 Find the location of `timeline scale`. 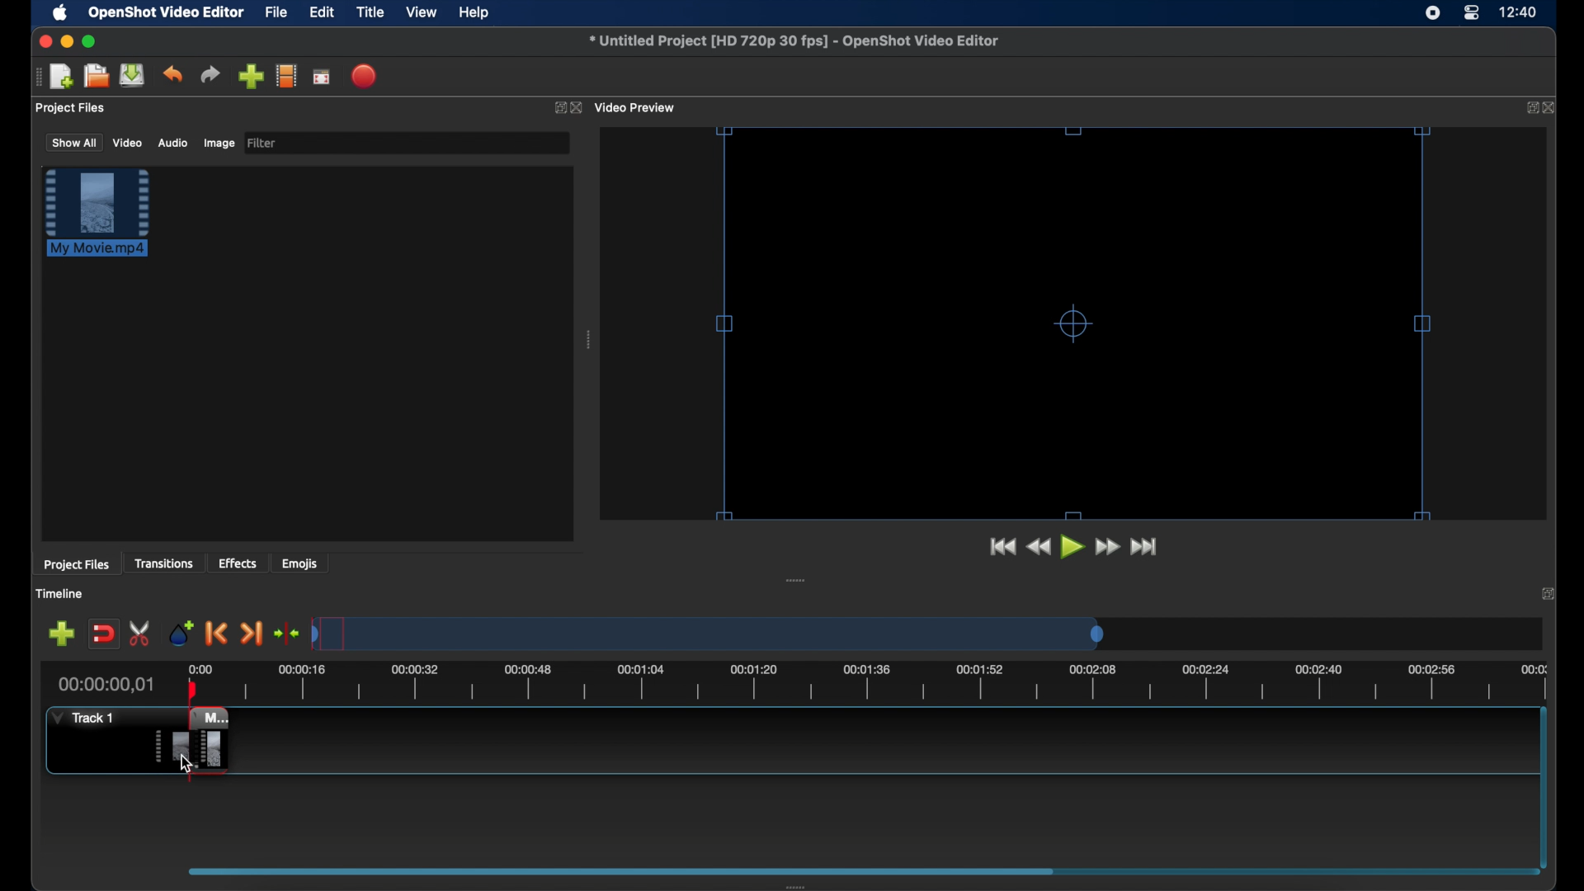

timeline scale is located at coordinates (709, 635).